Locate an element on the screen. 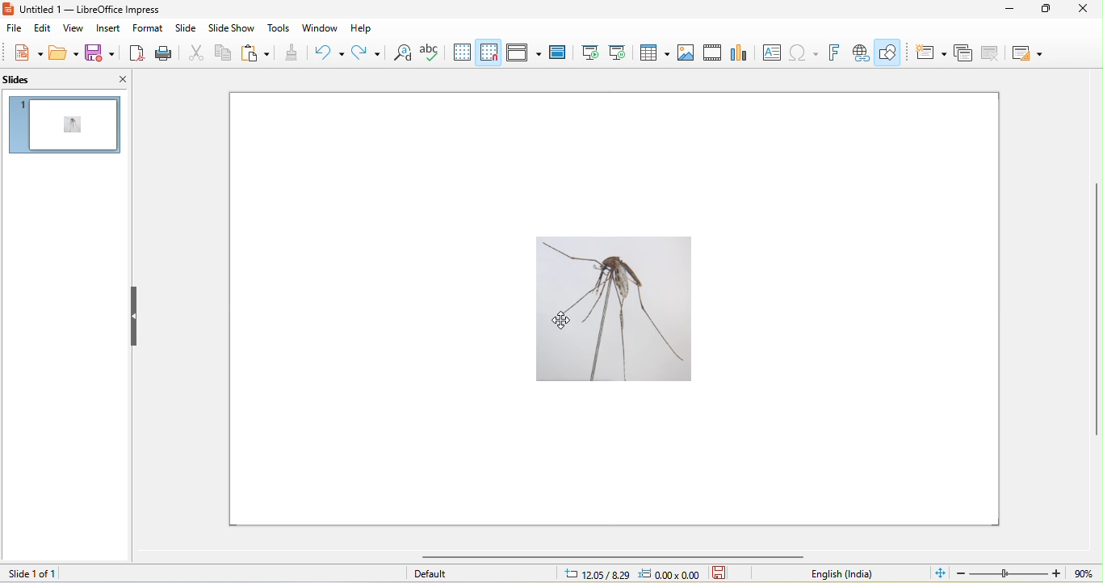  Untitled 1 — LibreOffice Impress is located at coordinates (95, 10).